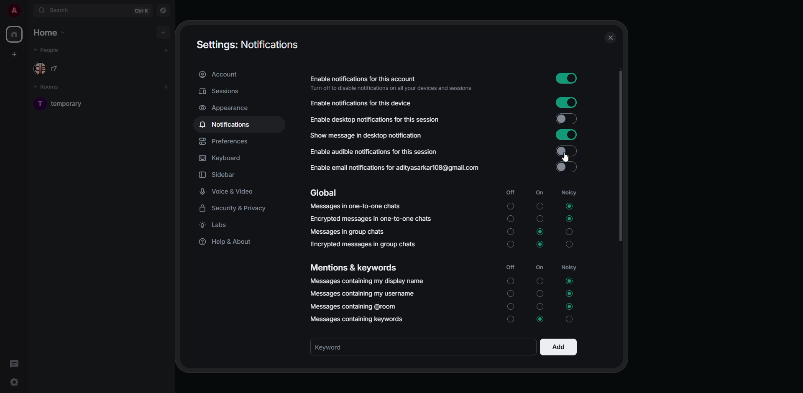  What do you see at coordinates (50, 87) in the screenshot?
I see `rooms` at bounding box center [50, 87].